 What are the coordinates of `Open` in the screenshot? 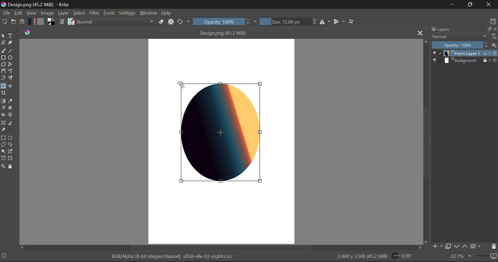 It's located at (13, 22).